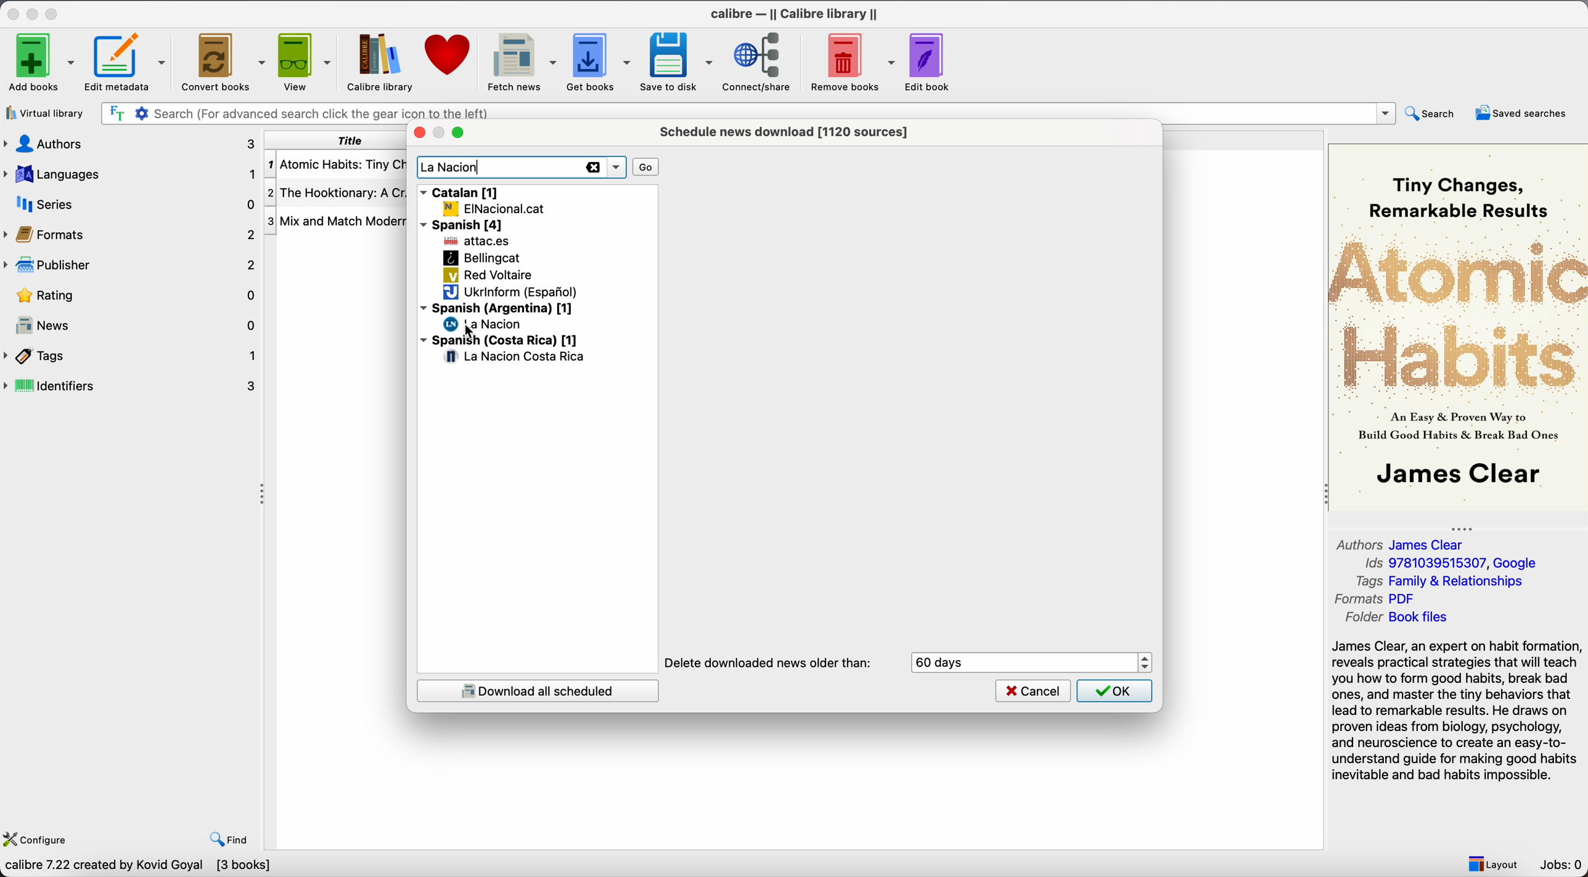  What do you see at coordinates (465, 224) in the screenshot?
I see `spanish [4]` at bounding box center [465, 224].